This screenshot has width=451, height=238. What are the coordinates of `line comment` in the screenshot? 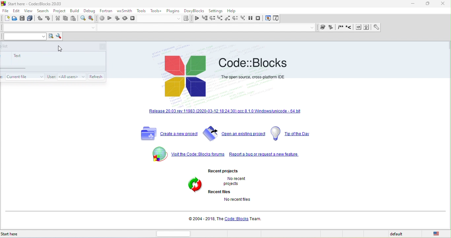 It's located at (350, 28).